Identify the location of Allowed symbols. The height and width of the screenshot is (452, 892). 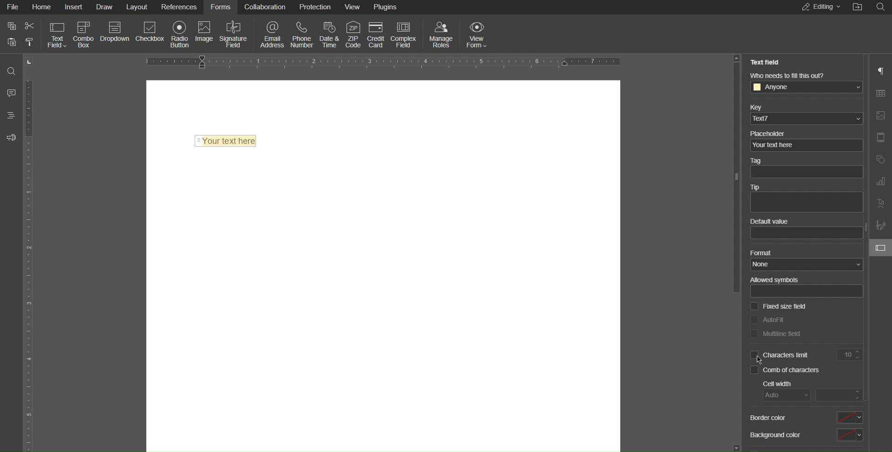
(806, 287).